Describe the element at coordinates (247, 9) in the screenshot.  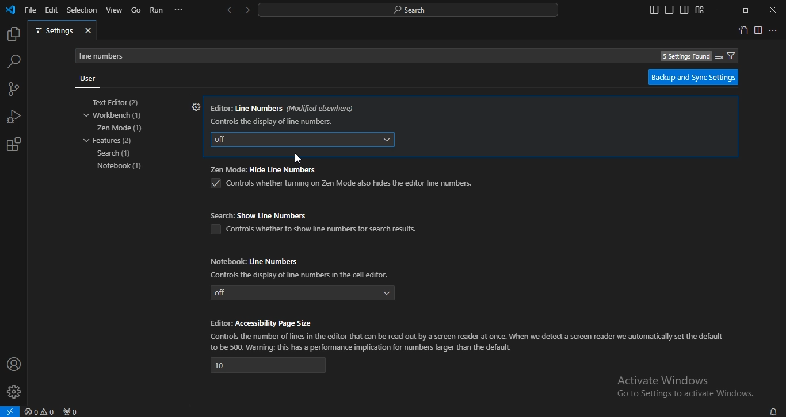
I see `go forward` at that location.